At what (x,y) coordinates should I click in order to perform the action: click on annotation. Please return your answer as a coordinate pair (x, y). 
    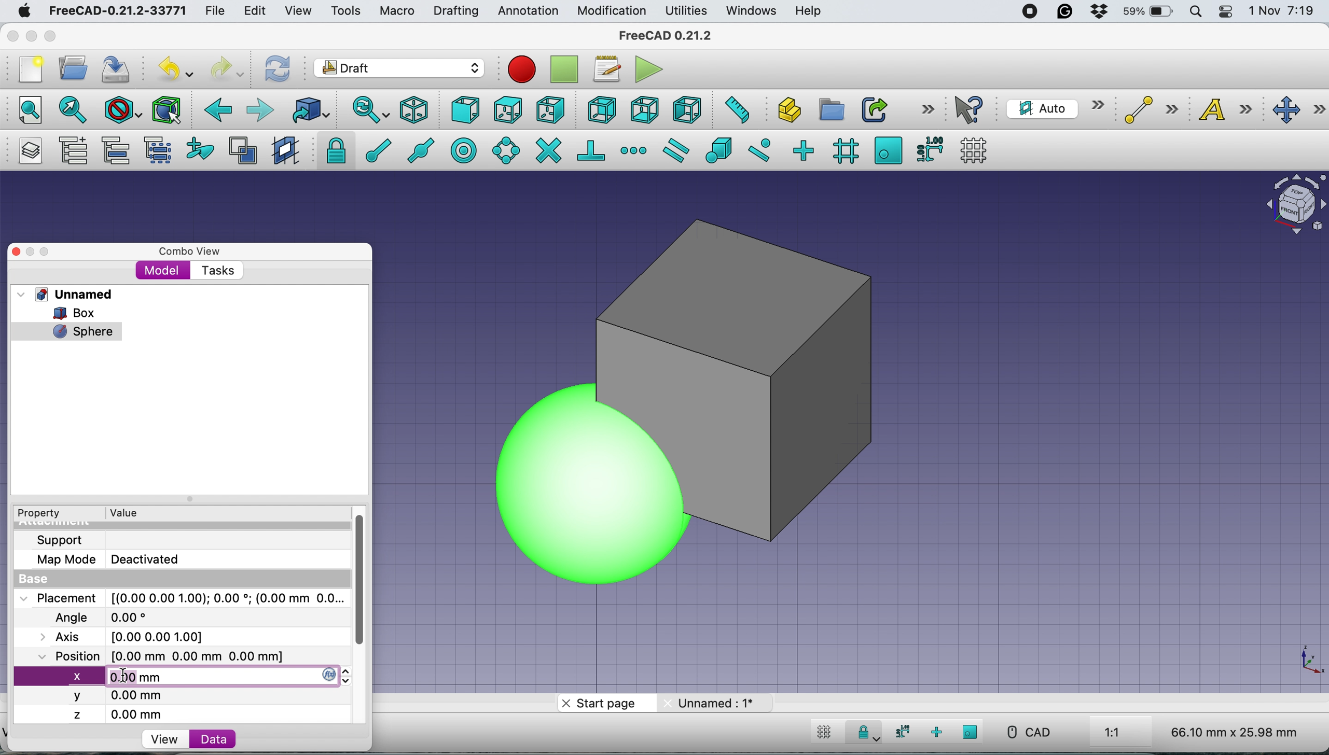
    Looking at the image, I should click on (525, 11).